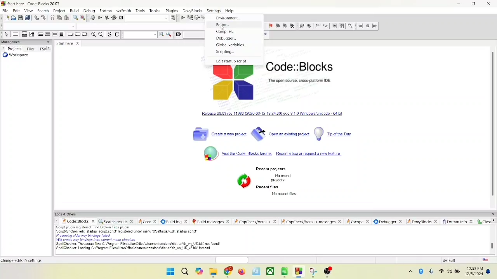  I want to click on fortan info, so click(456, 221).